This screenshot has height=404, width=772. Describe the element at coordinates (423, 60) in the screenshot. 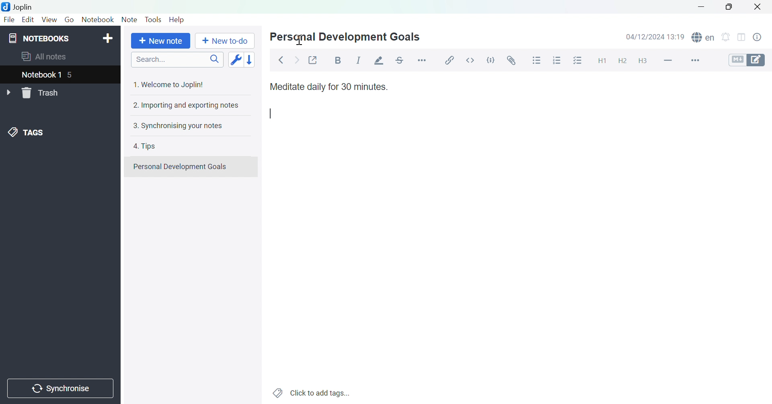

I see `Horizontal` at that location.